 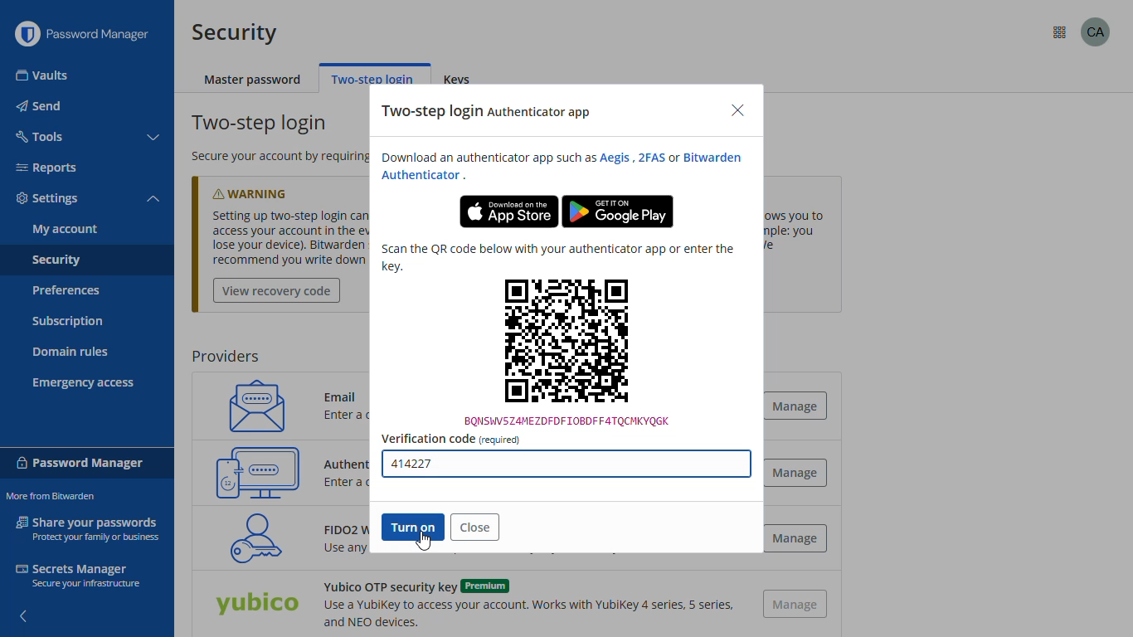 What do you see at coordinates (424, 541) in the screenshot?
I see `cursor` at bounding box center [424, 541].